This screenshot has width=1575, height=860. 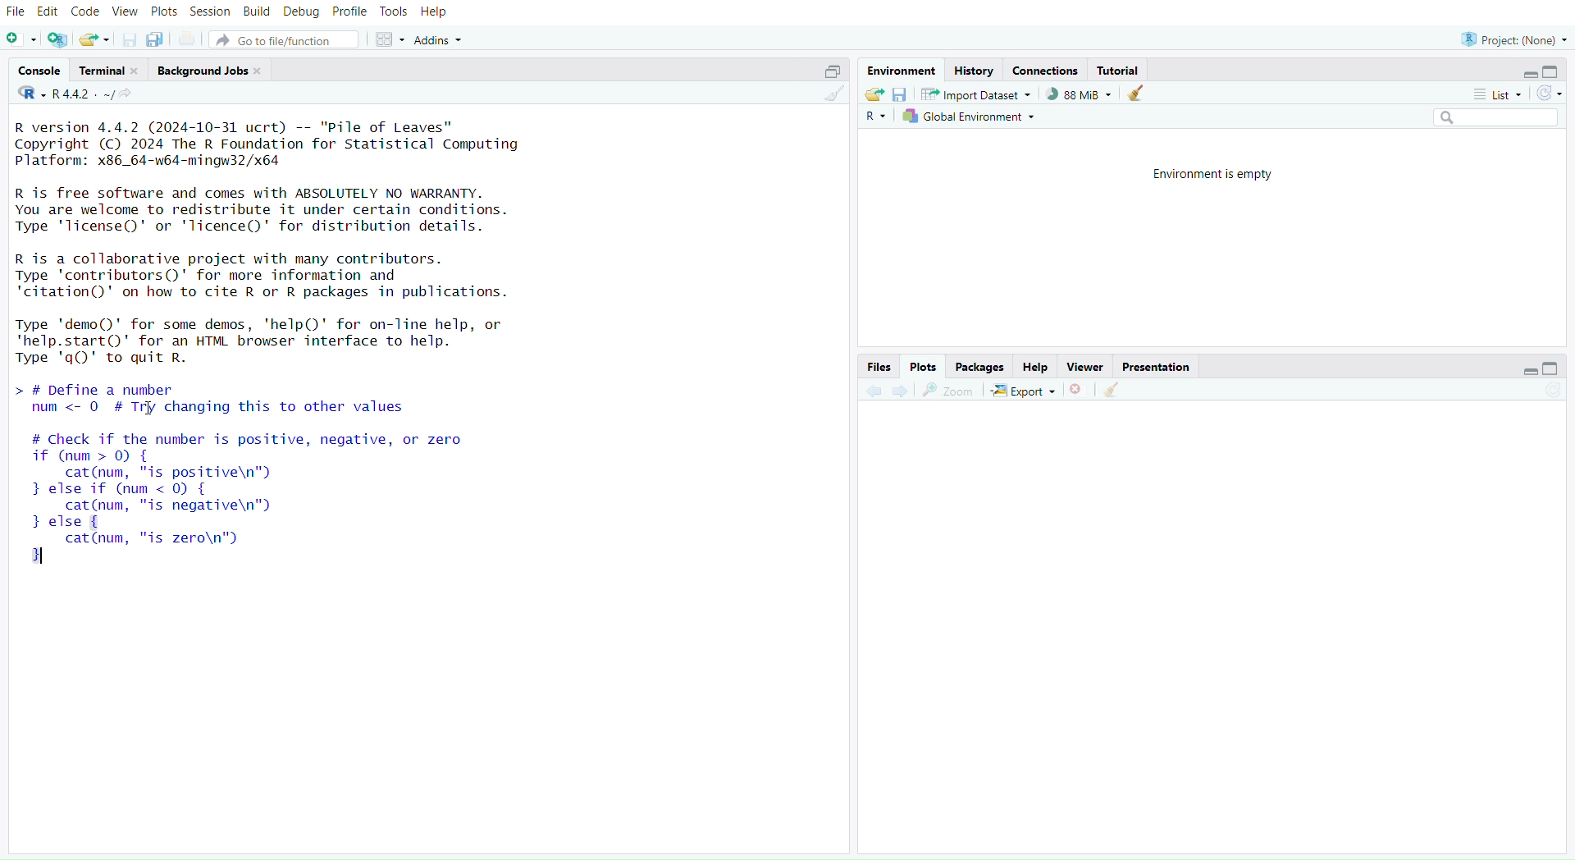 What do you see at coordinates (351, 12) in the screenshot?
I see `profile` at bounding box center [351, 12].